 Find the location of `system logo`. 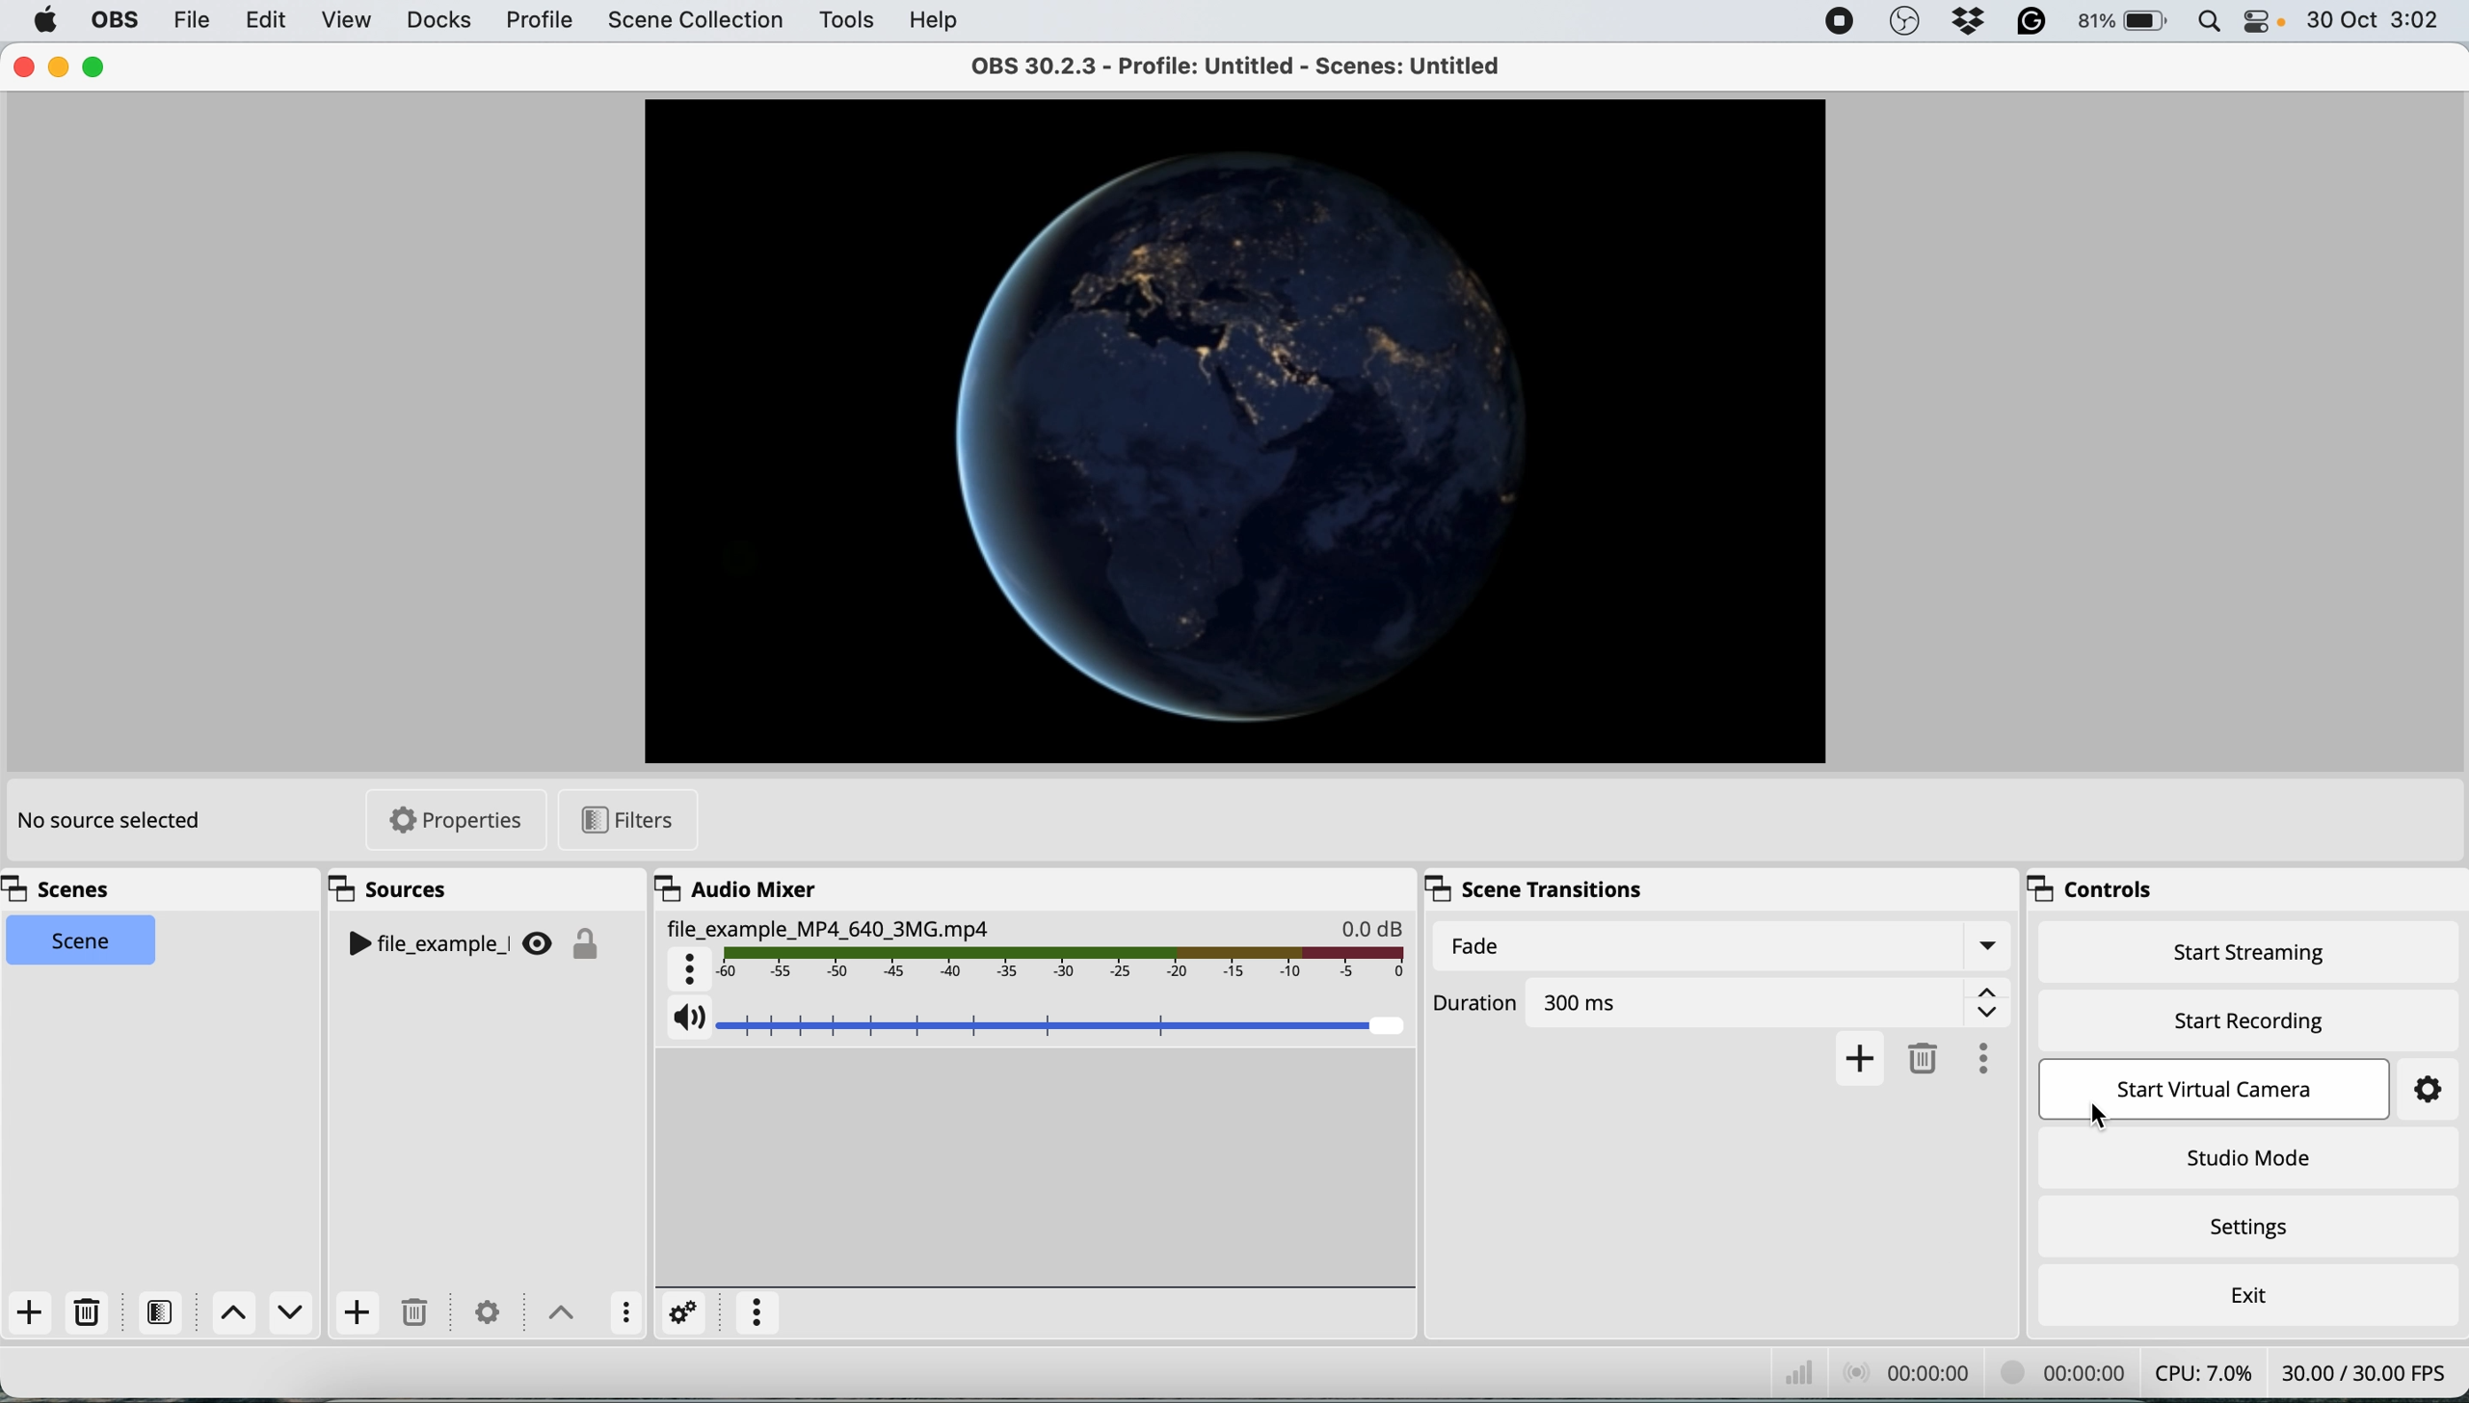

system logo is located at coordinates (45, 20).